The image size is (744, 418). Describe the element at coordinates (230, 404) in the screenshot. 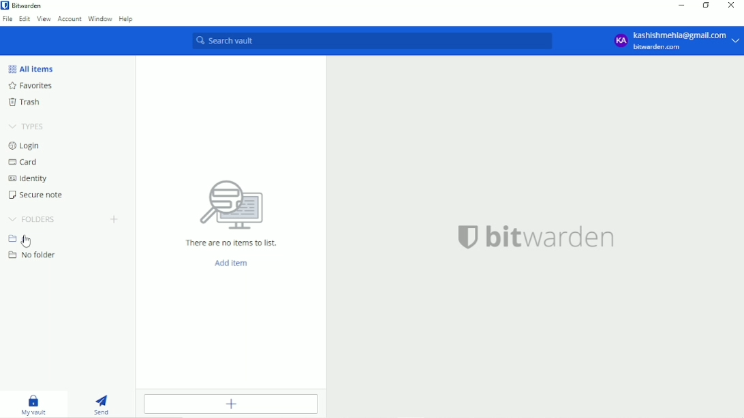

I see `Add item` at that location.